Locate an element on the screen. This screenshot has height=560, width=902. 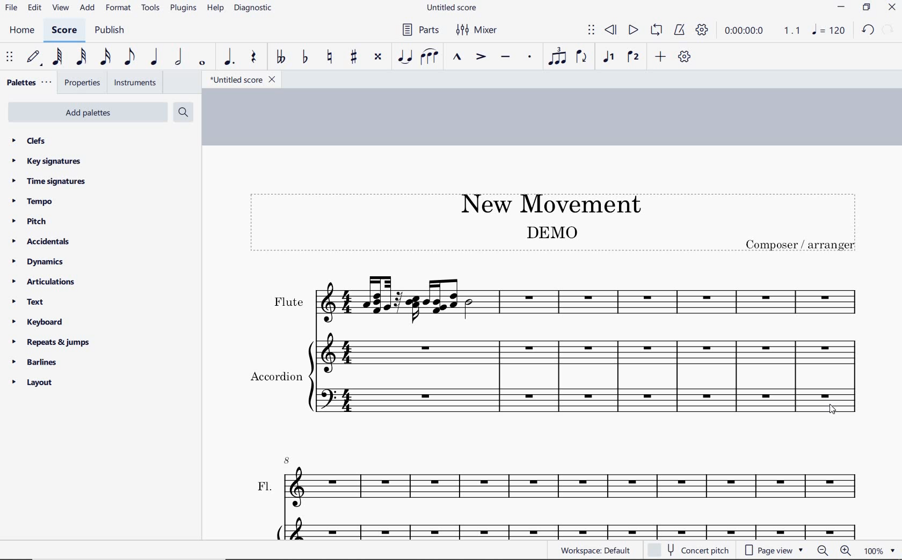
eighth note is located at coordinates (129, 59).